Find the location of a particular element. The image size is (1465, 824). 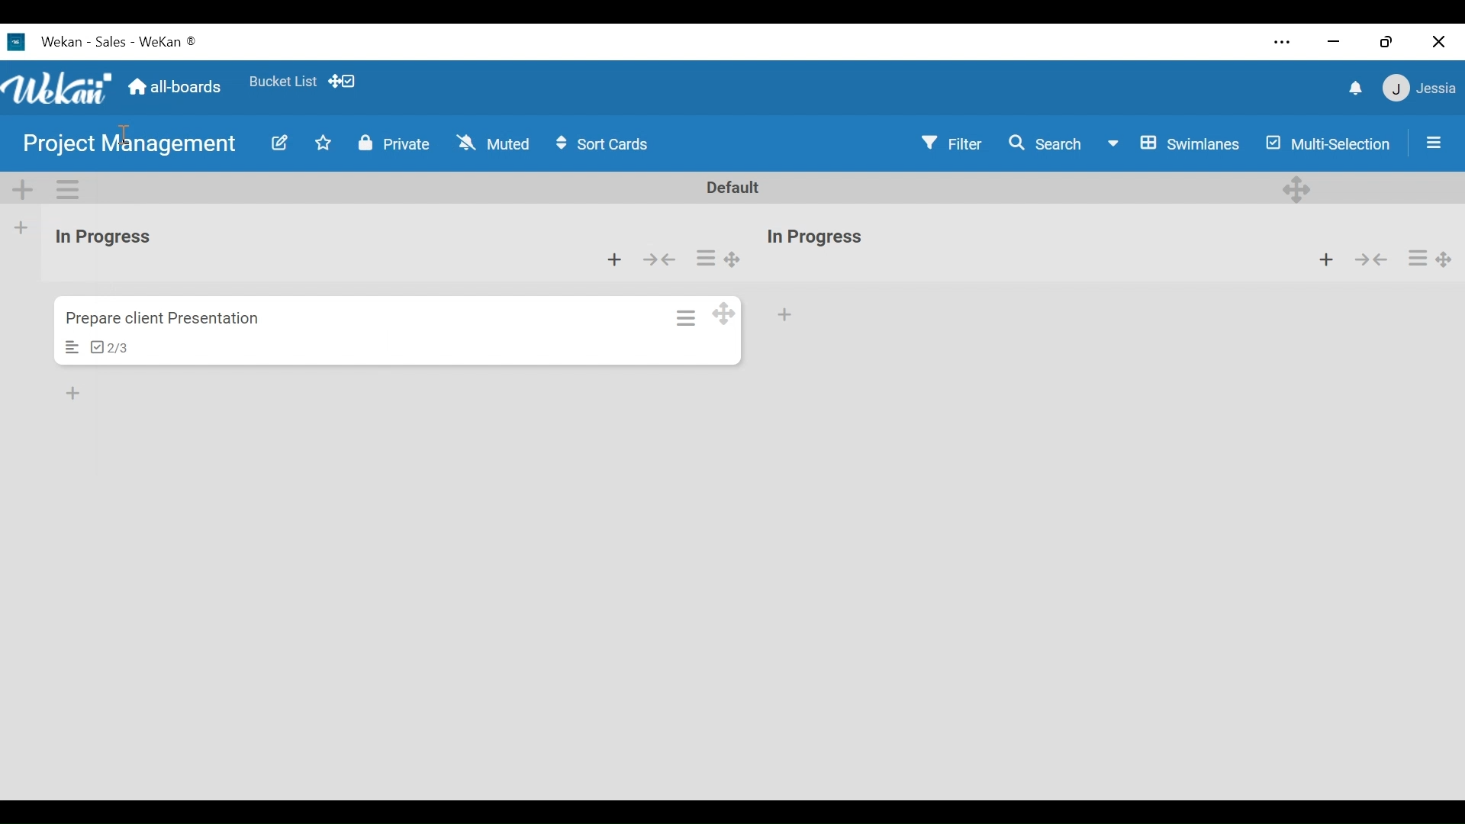

Card actions is located at coordinates (687, 317).